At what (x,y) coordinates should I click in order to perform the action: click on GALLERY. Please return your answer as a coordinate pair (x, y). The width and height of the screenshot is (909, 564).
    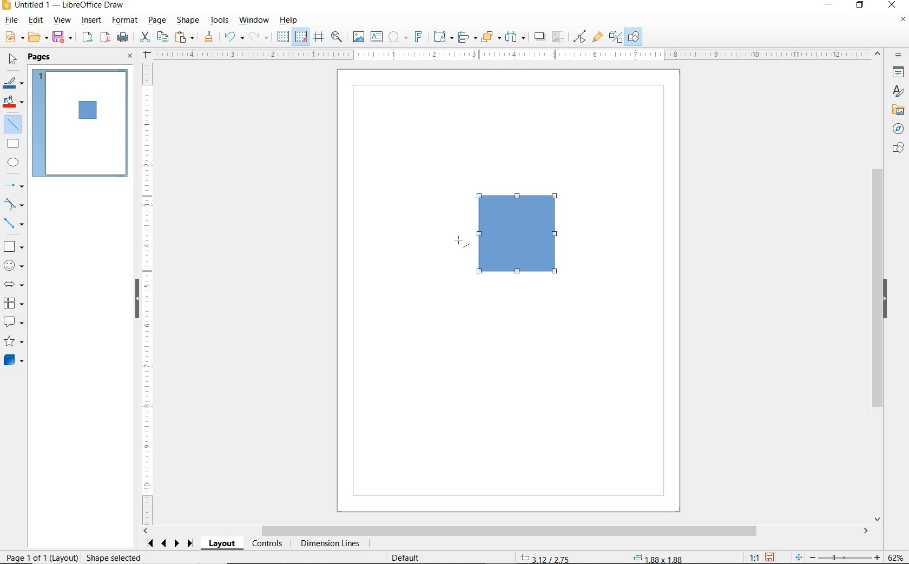
    Looking at the image, I should click on (897, 109).